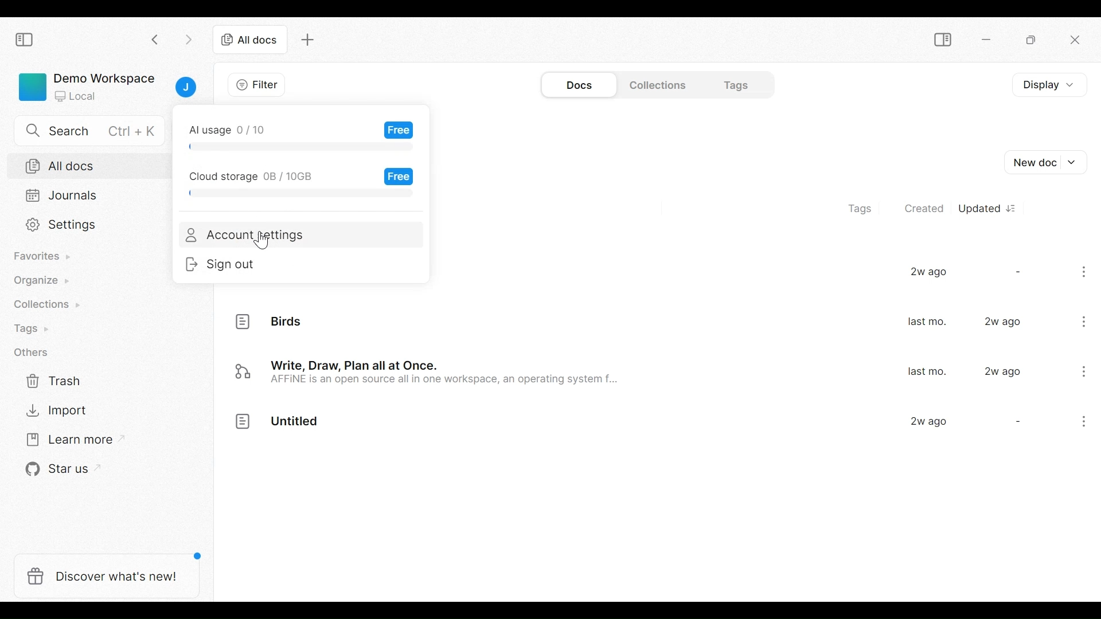  I want to click on Display, so click(1047, 85).